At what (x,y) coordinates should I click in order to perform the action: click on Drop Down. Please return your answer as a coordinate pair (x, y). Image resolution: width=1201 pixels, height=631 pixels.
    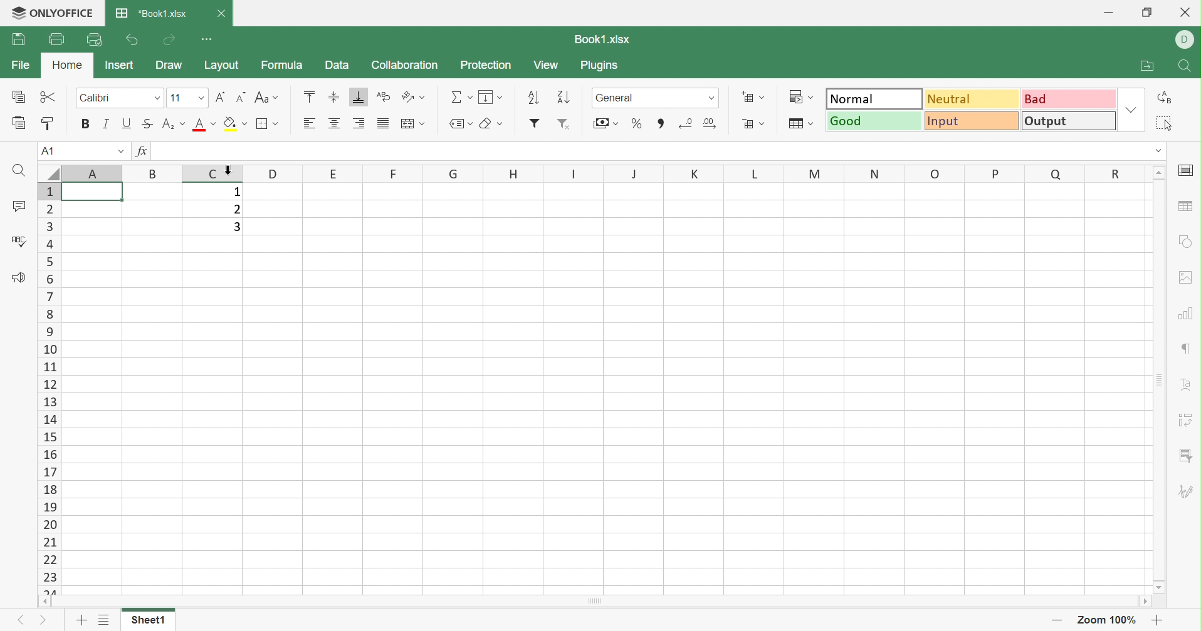
    Looking at the image, I should click on (276, 123).